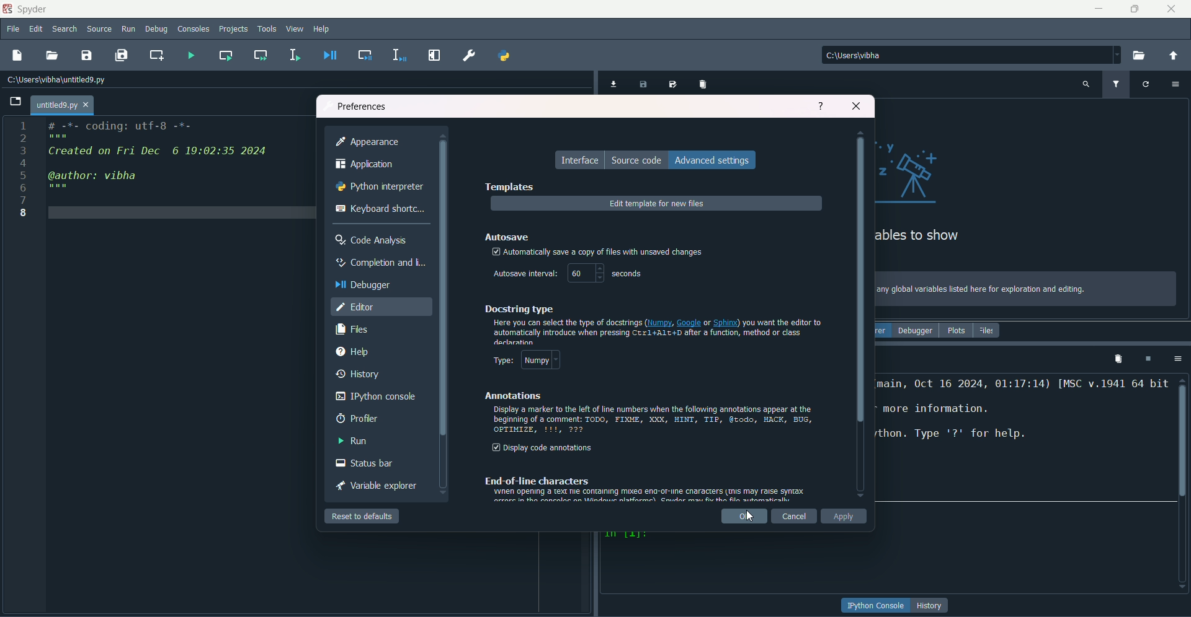 Image resolution: width=1191 pixels, height=617 pixels. I want to click on debug file, so click(326, 55).